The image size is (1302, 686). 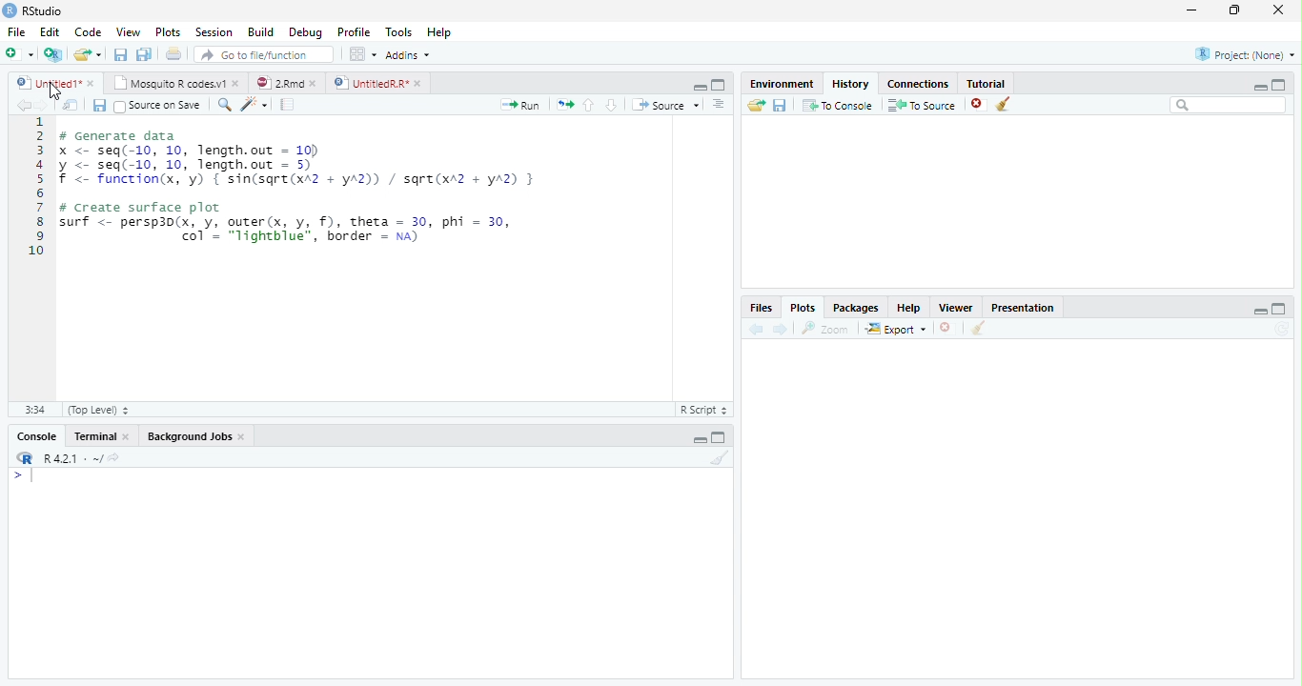 What do you see at coordinates (986, 82) in the screenshot?
I see `Tutorial` at bounding box center [986, 82].